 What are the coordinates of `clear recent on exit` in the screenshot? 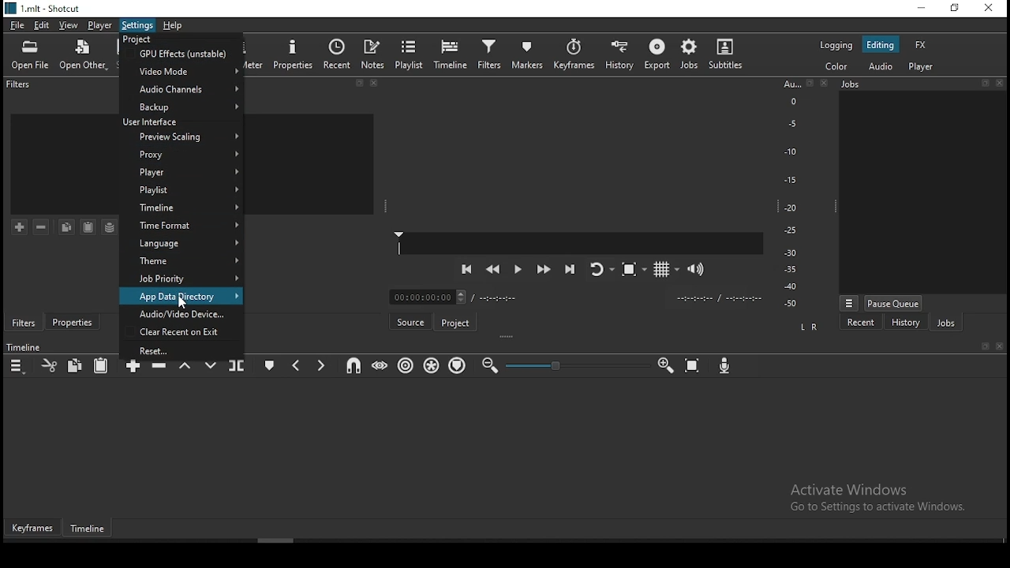 It's located at (180, 331).